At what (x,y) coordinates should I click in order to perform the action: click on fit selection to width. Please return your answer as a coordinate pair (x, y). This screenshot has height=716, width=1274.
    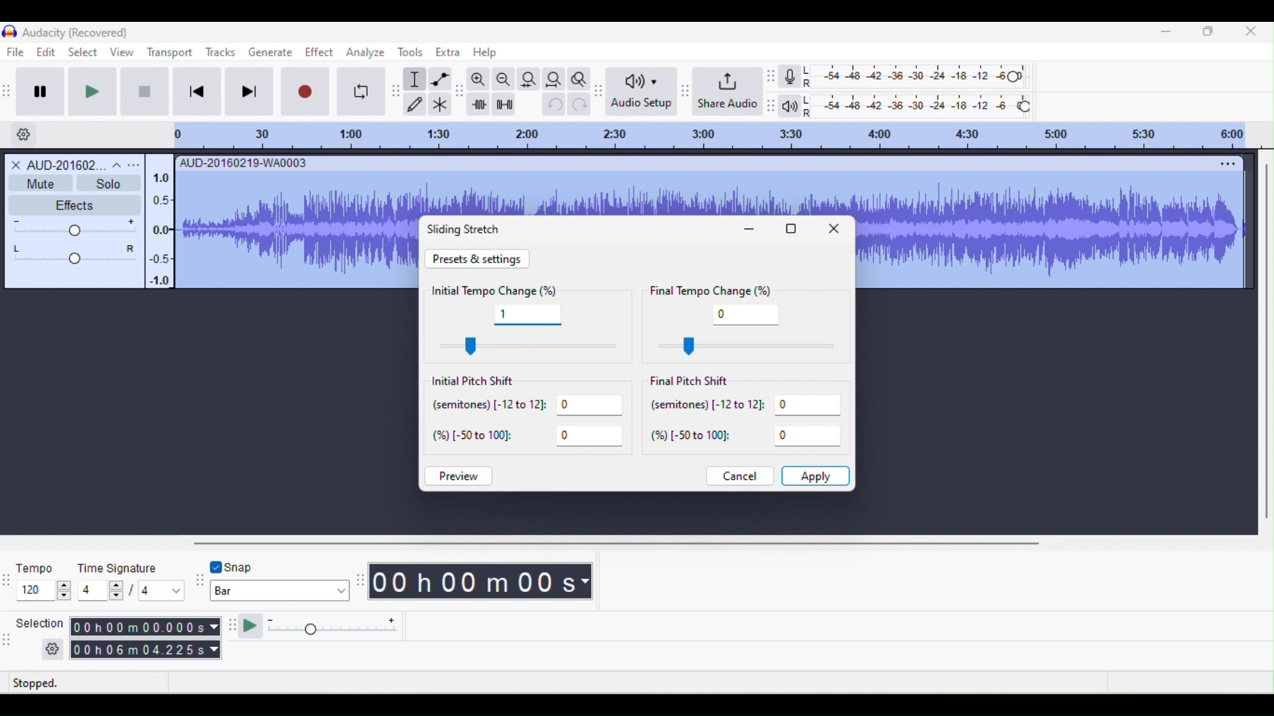
    Looking at the image, I should click on (528, 78).